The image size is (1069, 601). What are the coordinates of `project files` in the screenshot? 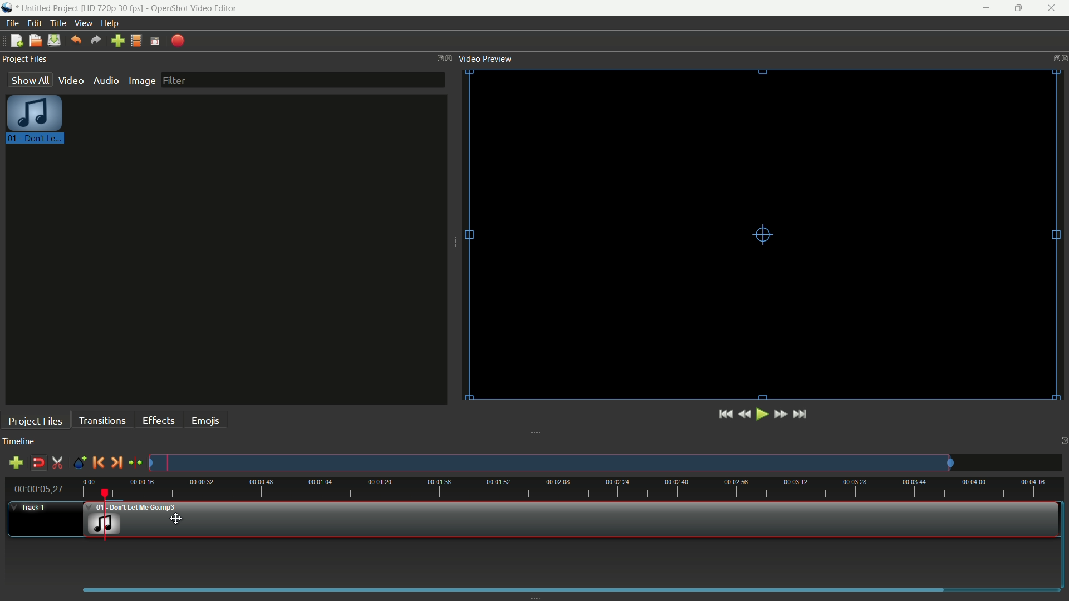 It's located at (35, 420).